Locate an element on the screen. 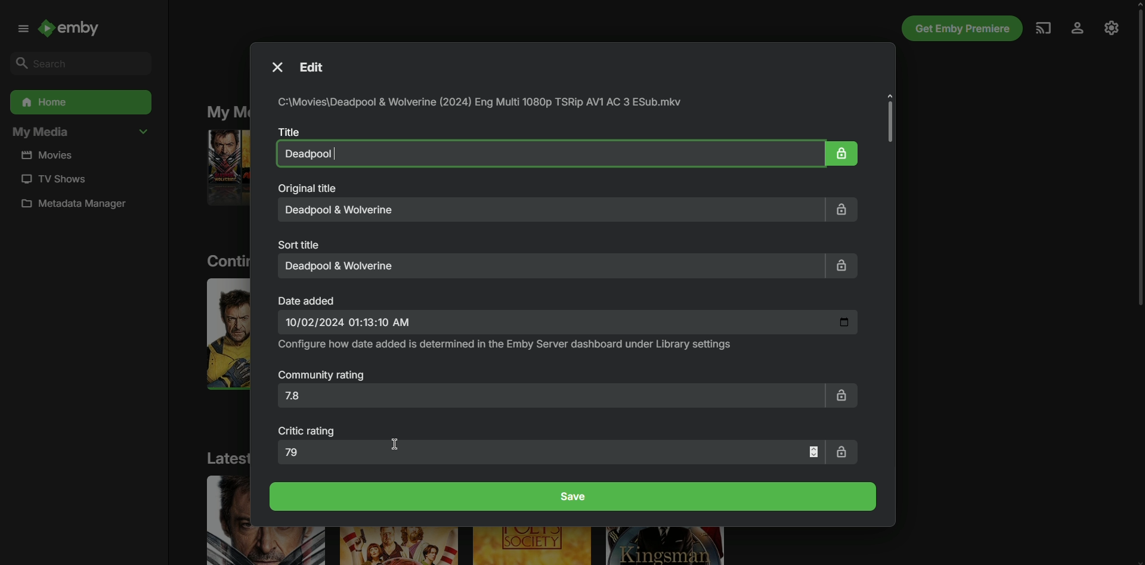  Configure how date and time added is determined is located at coordinates (506, 345).